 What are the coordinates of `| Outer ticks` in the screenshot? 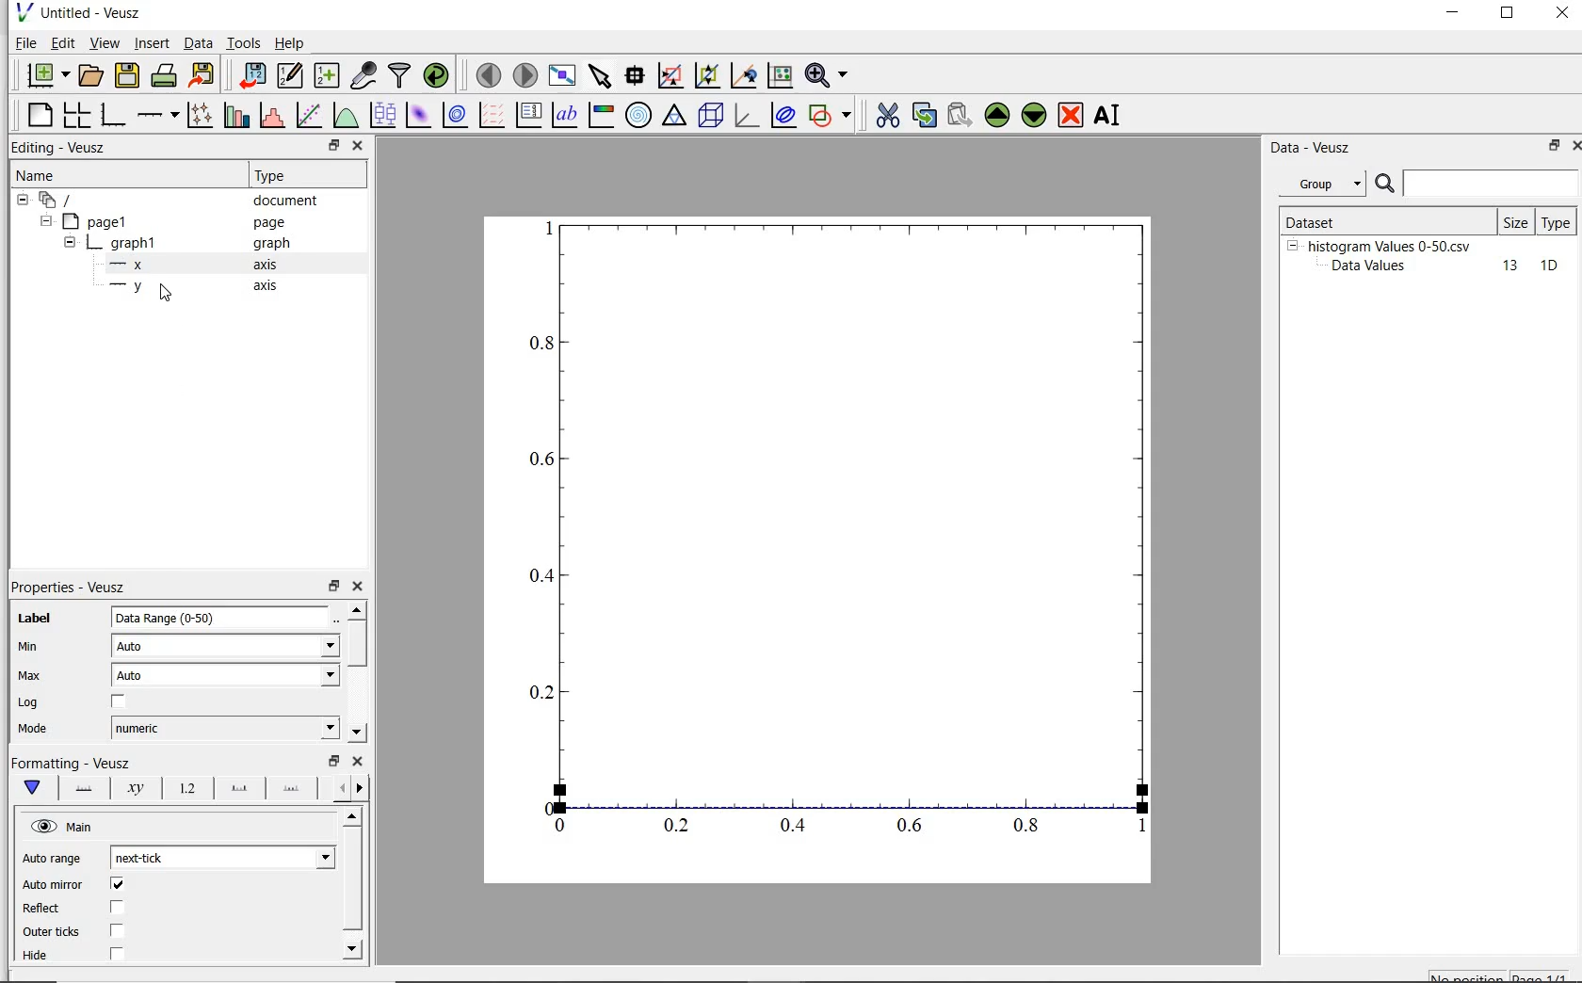 It's located at (54, 931).